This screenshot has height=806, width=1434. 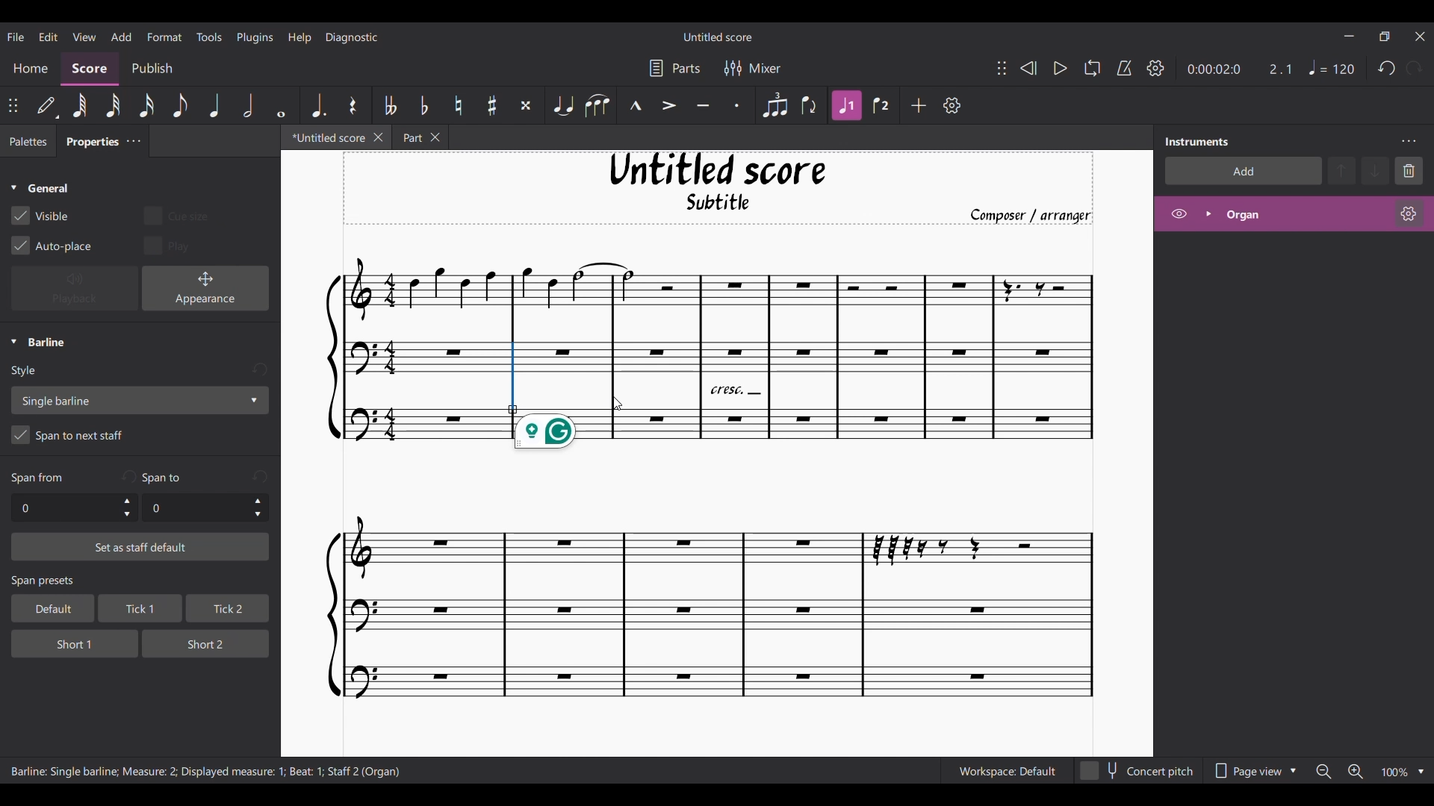 I want to click on File menu, so click(x=16, y=36).